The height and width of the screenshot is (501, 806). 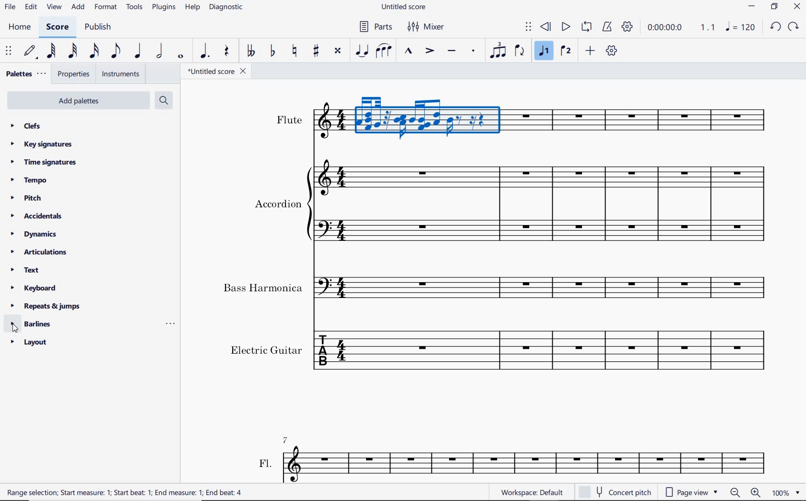 What do you see at coordinates (41, 145) in the screenshot?
I see `key signatures` at bounding box center [41, 145].